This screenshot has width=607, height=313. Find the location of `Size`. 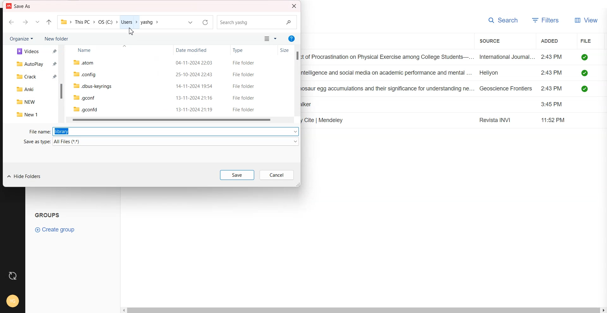

Size is located at coordinates (285, 50).